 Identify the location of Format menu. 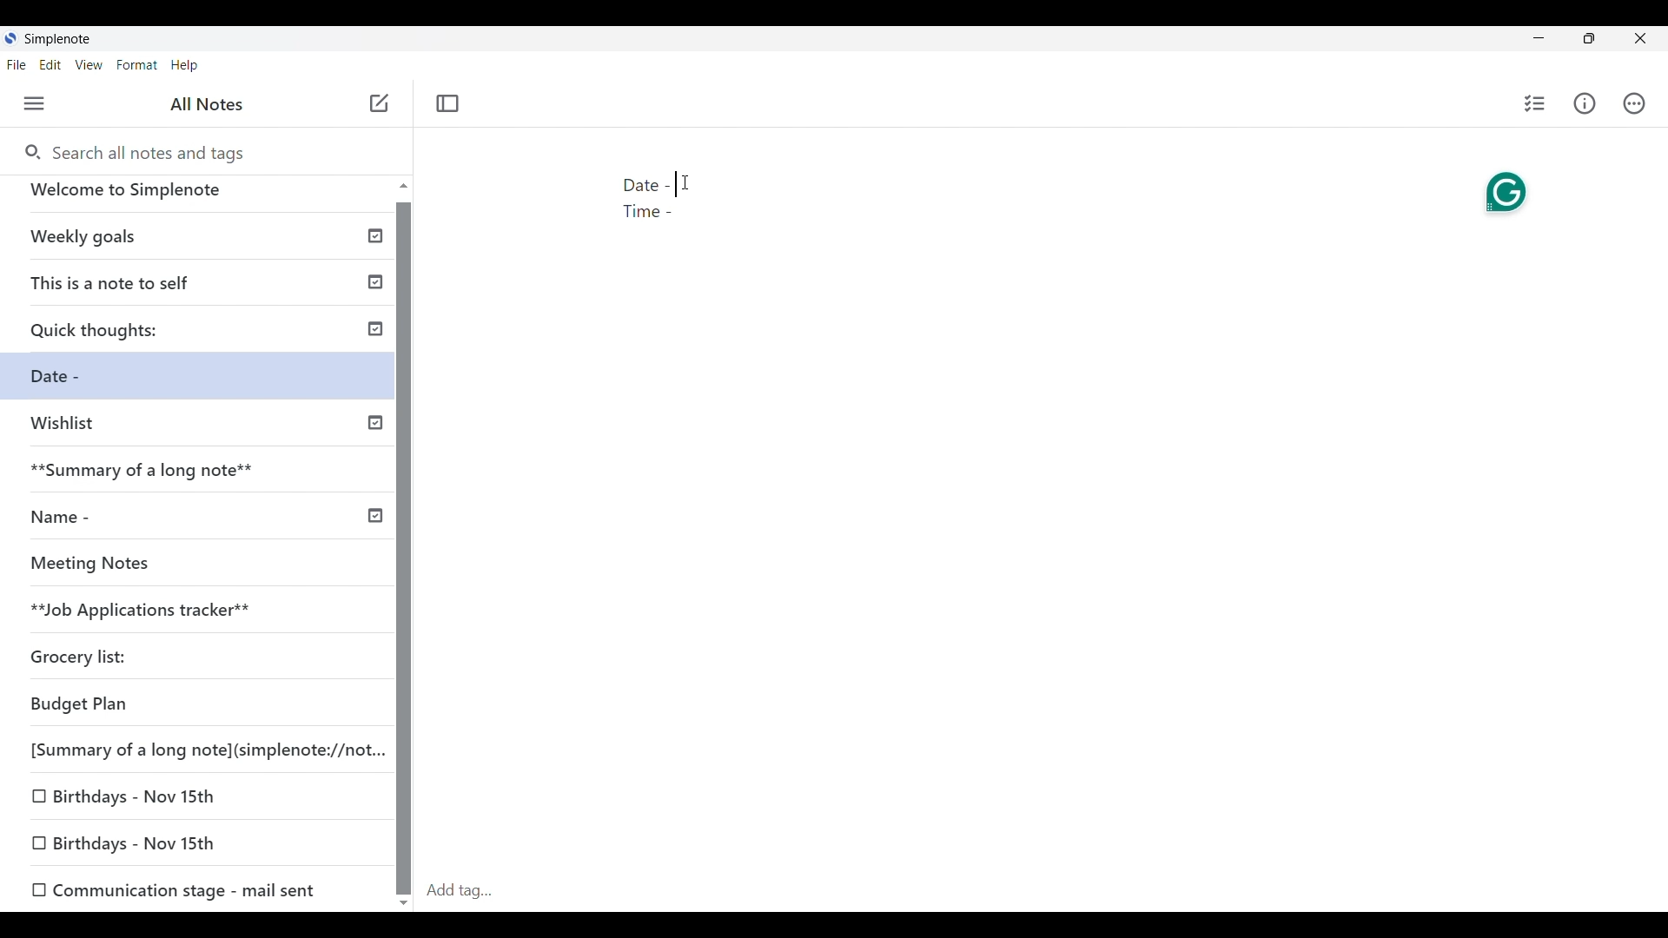
(137, 65).